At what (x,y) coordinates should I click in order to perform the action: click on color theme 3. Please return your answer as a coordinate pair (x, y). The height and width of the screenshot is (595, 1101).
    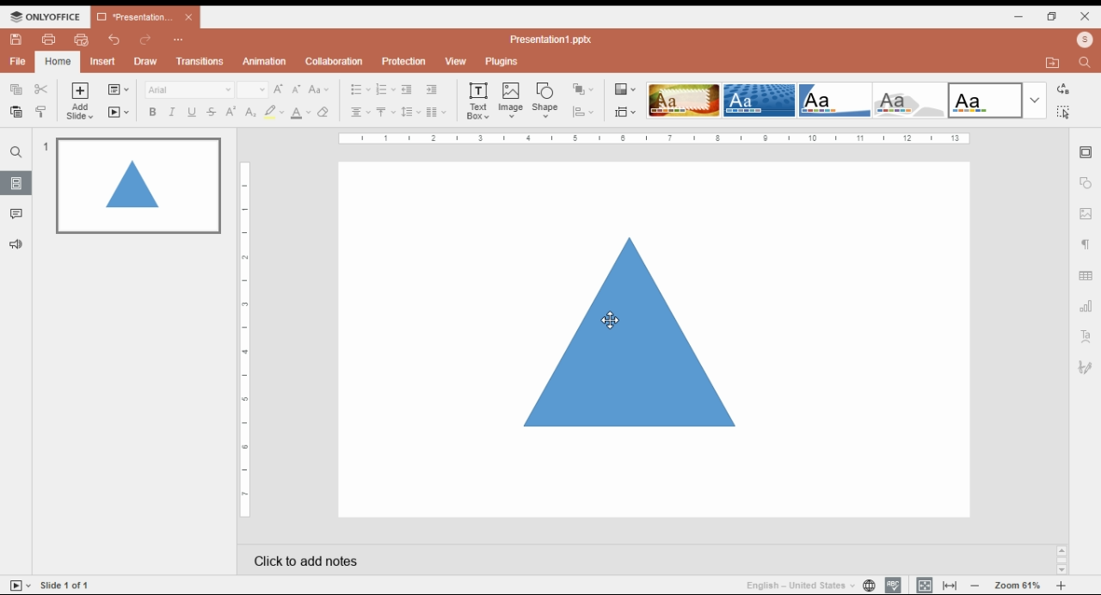
    Looking at the image, I should click on (835, 101).